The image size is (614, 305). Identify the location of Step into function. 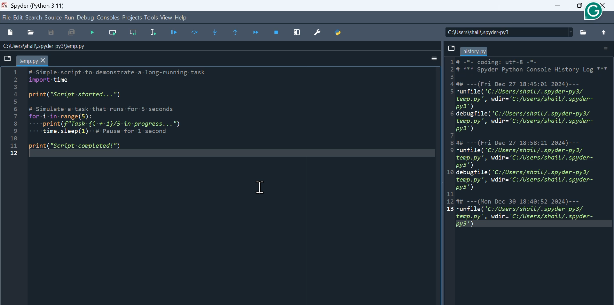
(216, 31).